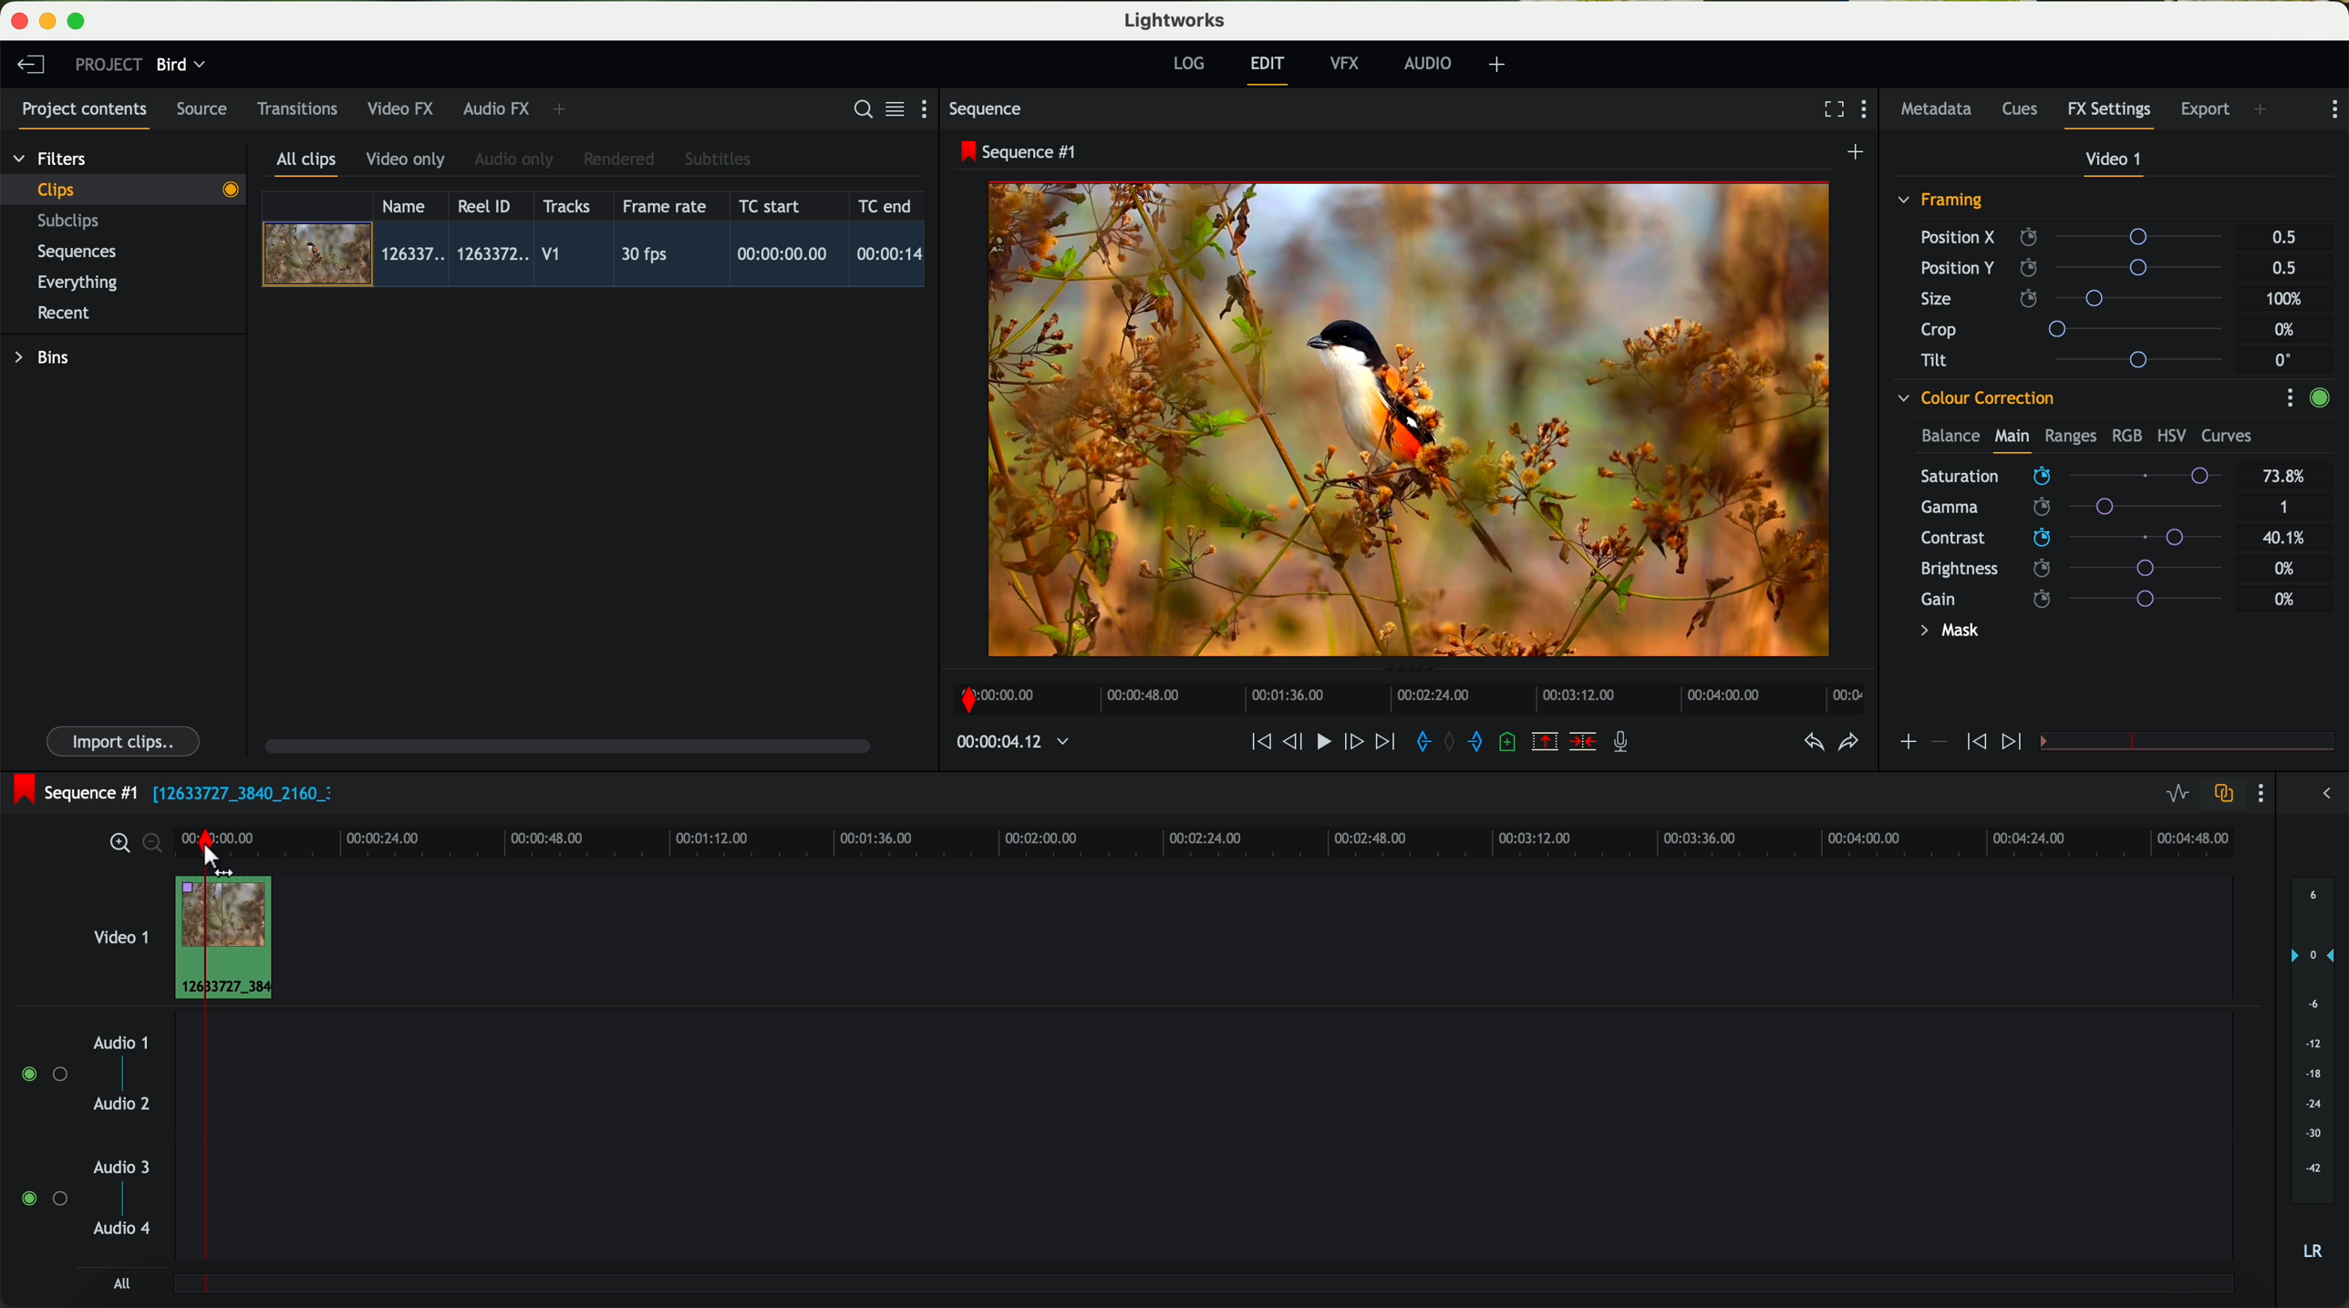 Image resolution: width=2349 pixels, height=1308 pixels. I want to click on position Y, so click(2079, 267).